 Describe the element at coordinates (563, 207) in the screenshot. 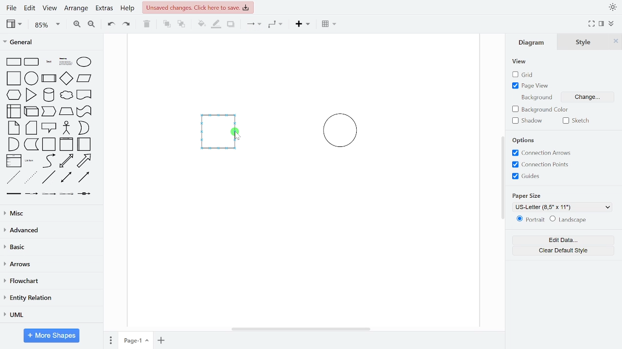

I see `current paper size` at that location.